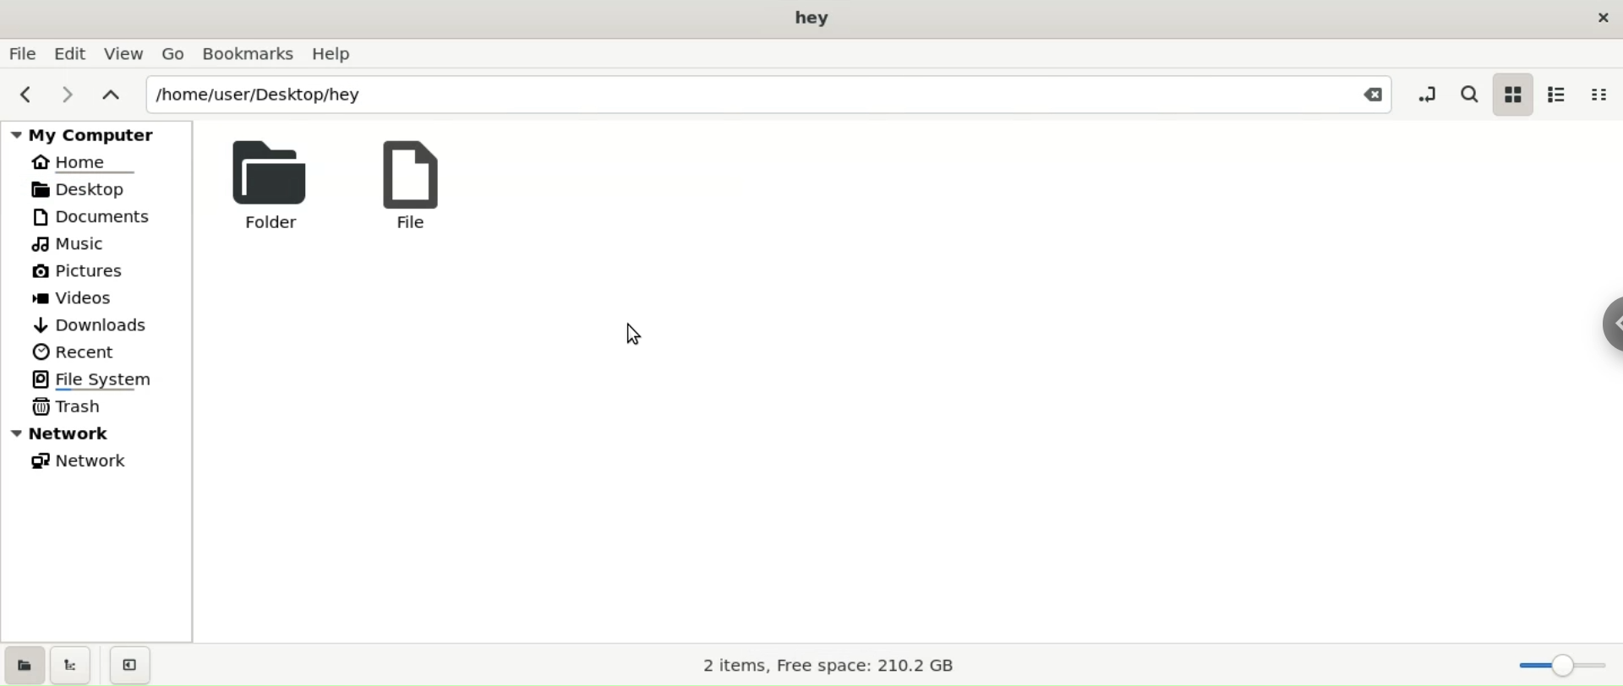  Describe the element at coordinates (95, 133) in the screenshot. I see `my computer` at that location.